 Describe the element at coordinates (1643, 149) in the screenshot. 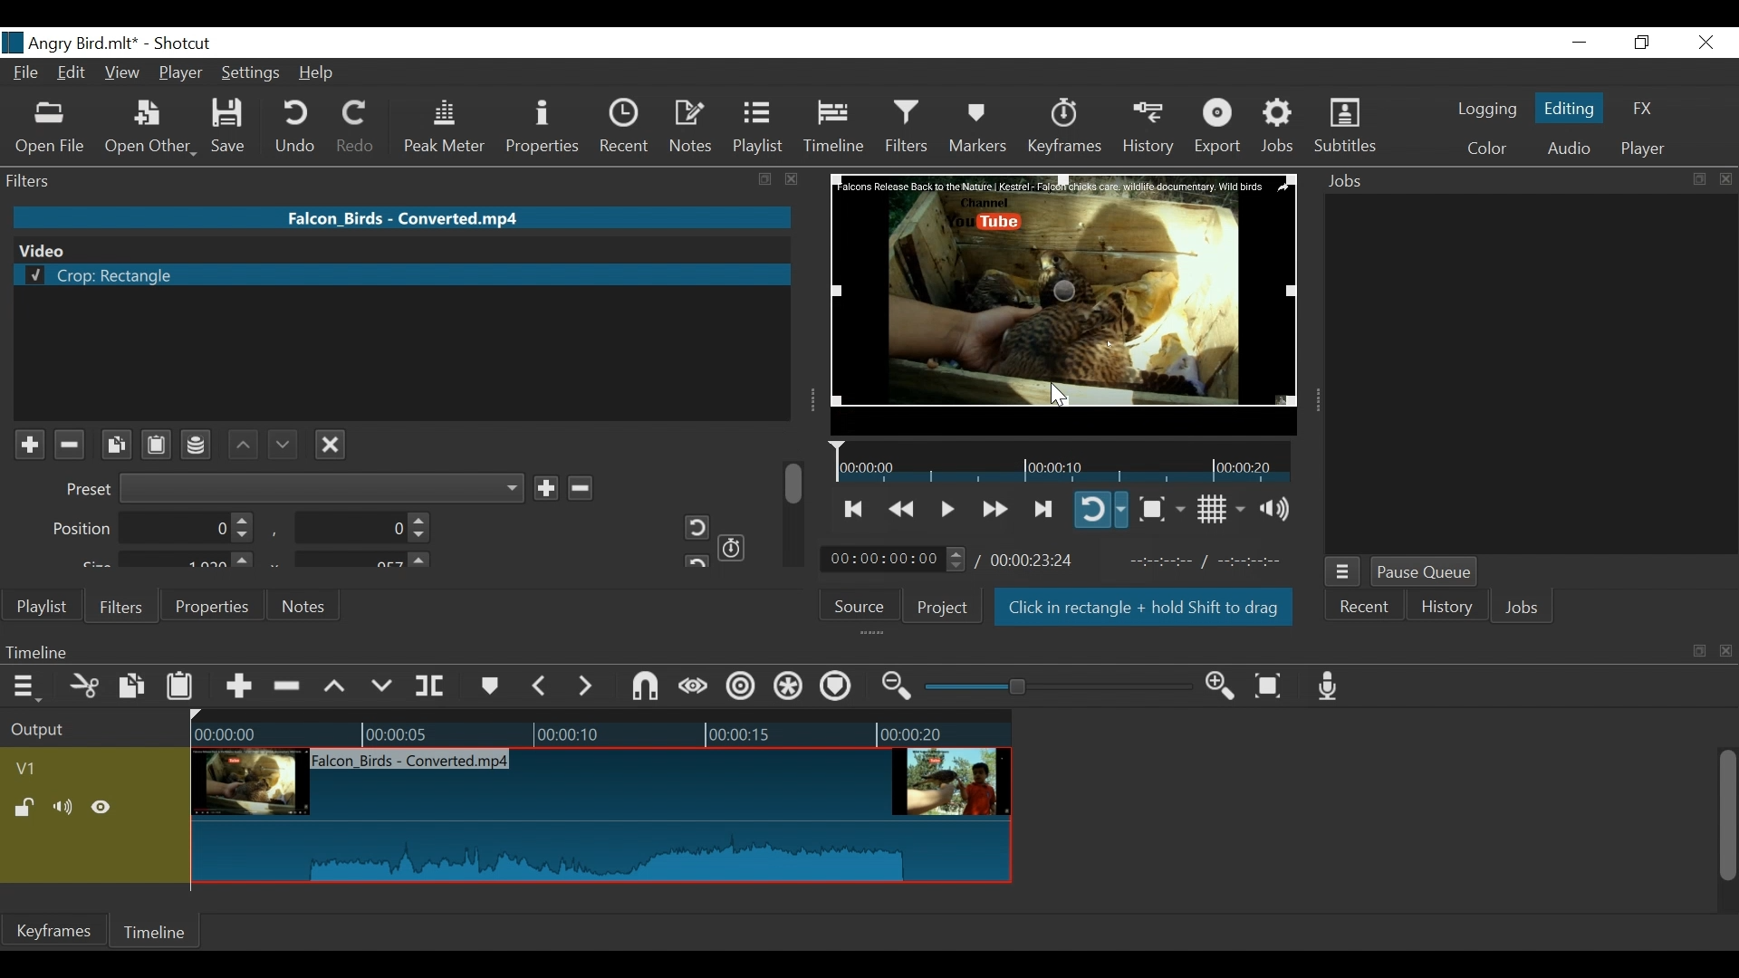

I see `Player` at that location.